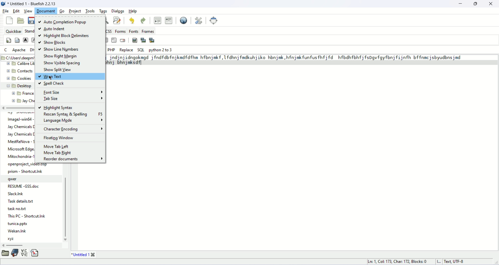 The image size is (499, 265). I want to click on This PC - Shortcut.Ink, so click(27, 216).